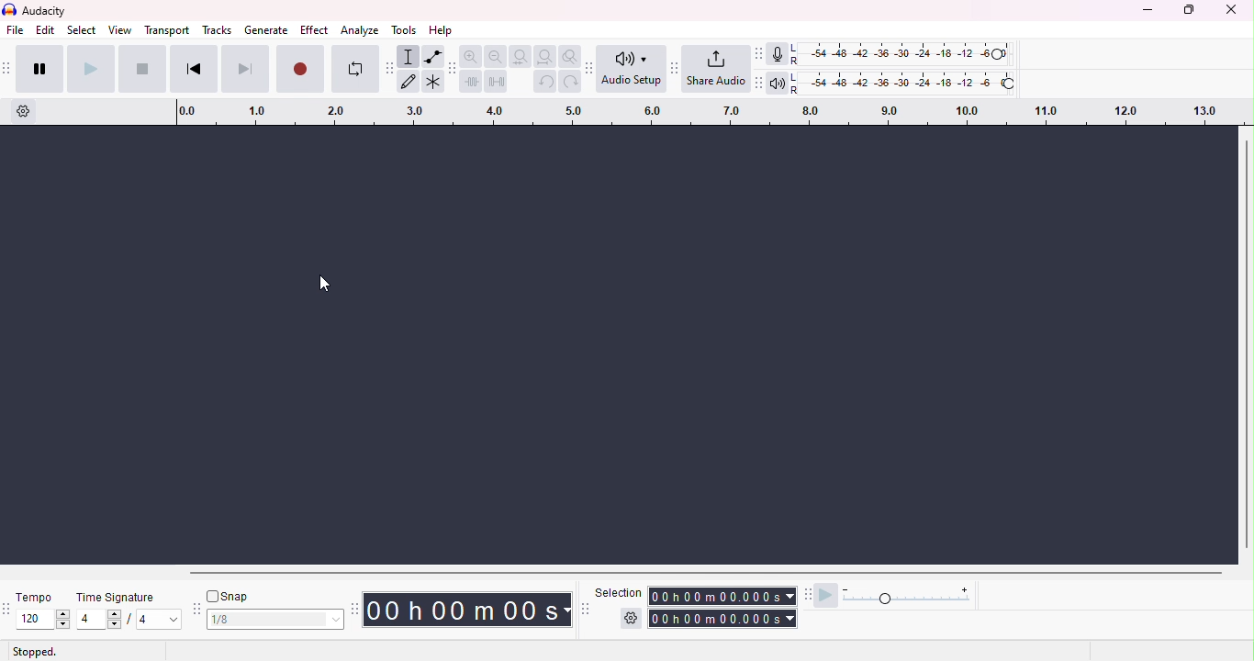 This screenshot has height=661, width=1254. Describe the element at coordinates (141, 70) in the screenshot. I see `stop` at that location.